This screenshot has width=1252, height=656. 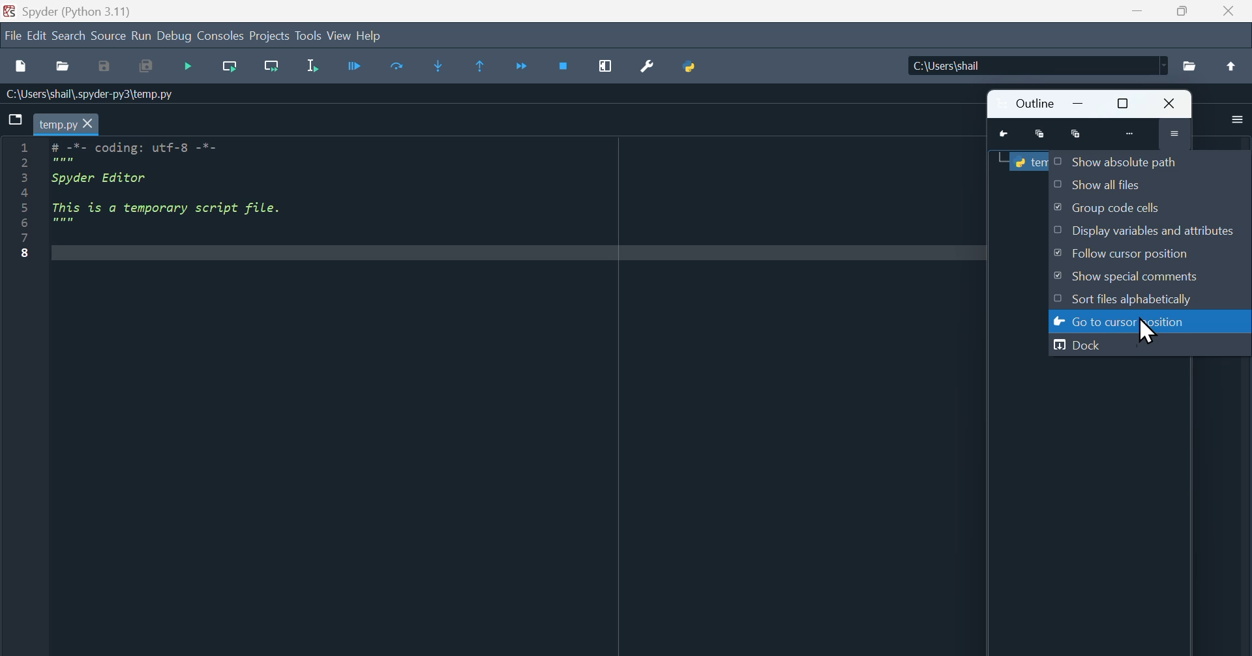 What do you see at coordinates (1129, 276) in the screenshot?
I see `Show special comments` at bounding box center [1129, 276].